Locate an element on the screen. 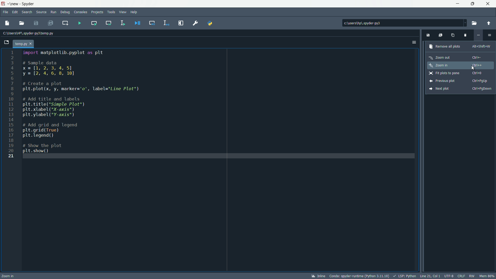 This screenshot has height=279, width=496. file path is located at coordinates (31, 34).